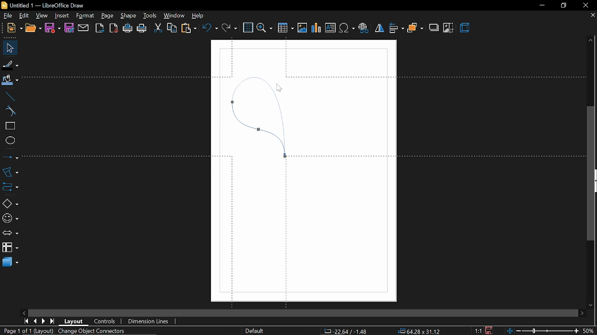  What do you see at coordinates (25, 322) in the screenshot?
I see `go to first page` at bounding box center [25, 322].